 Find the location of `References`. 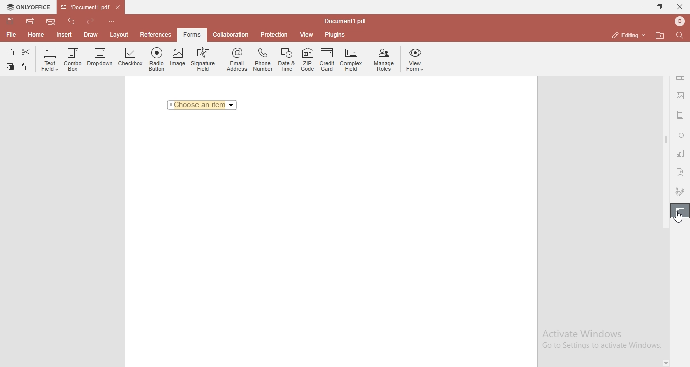

References is located at coordinates (155, 35).